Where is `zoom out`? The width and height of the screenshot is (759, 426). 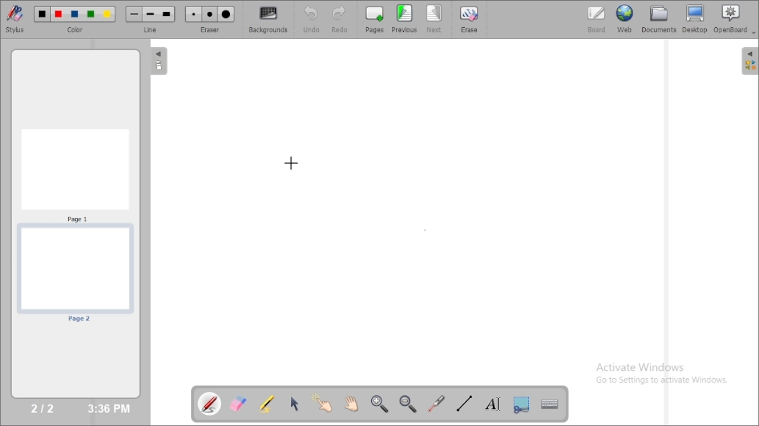
zoom out is located at coordinates (409, 404).